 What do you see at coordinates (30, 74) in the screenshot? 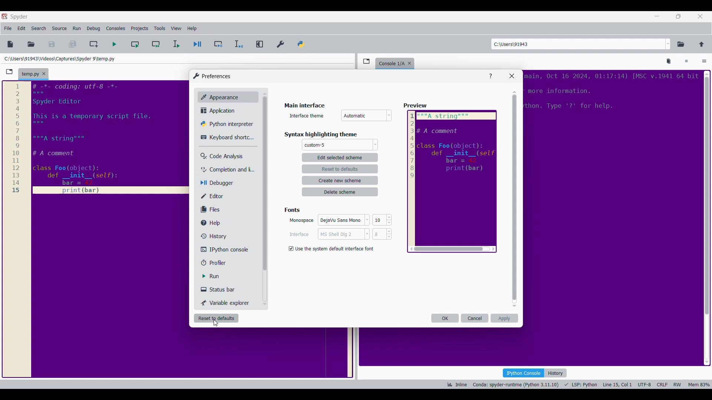
I see `Current tab` at bounding box center [30, 74].